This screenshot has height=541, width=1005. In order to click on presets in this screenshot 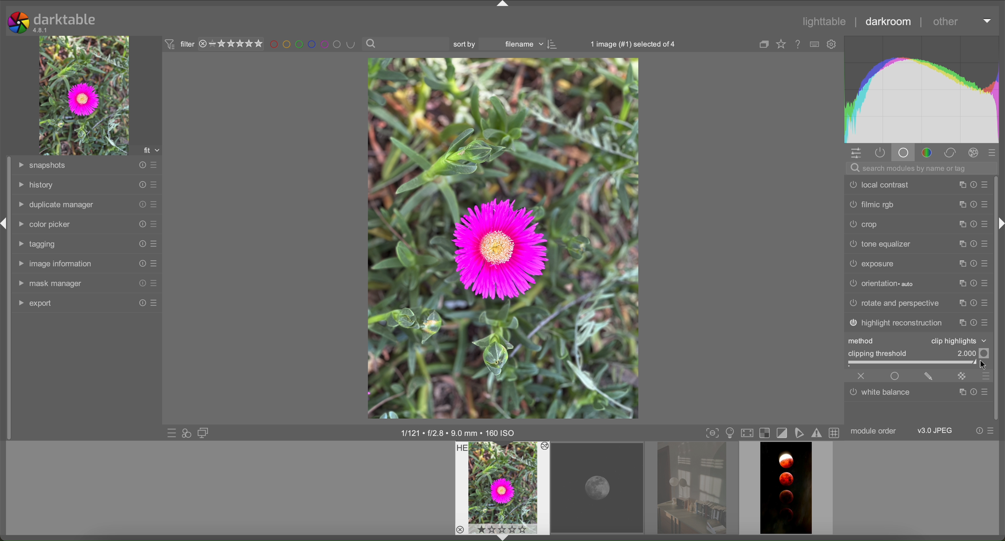, I will do `click(986, 323)`.